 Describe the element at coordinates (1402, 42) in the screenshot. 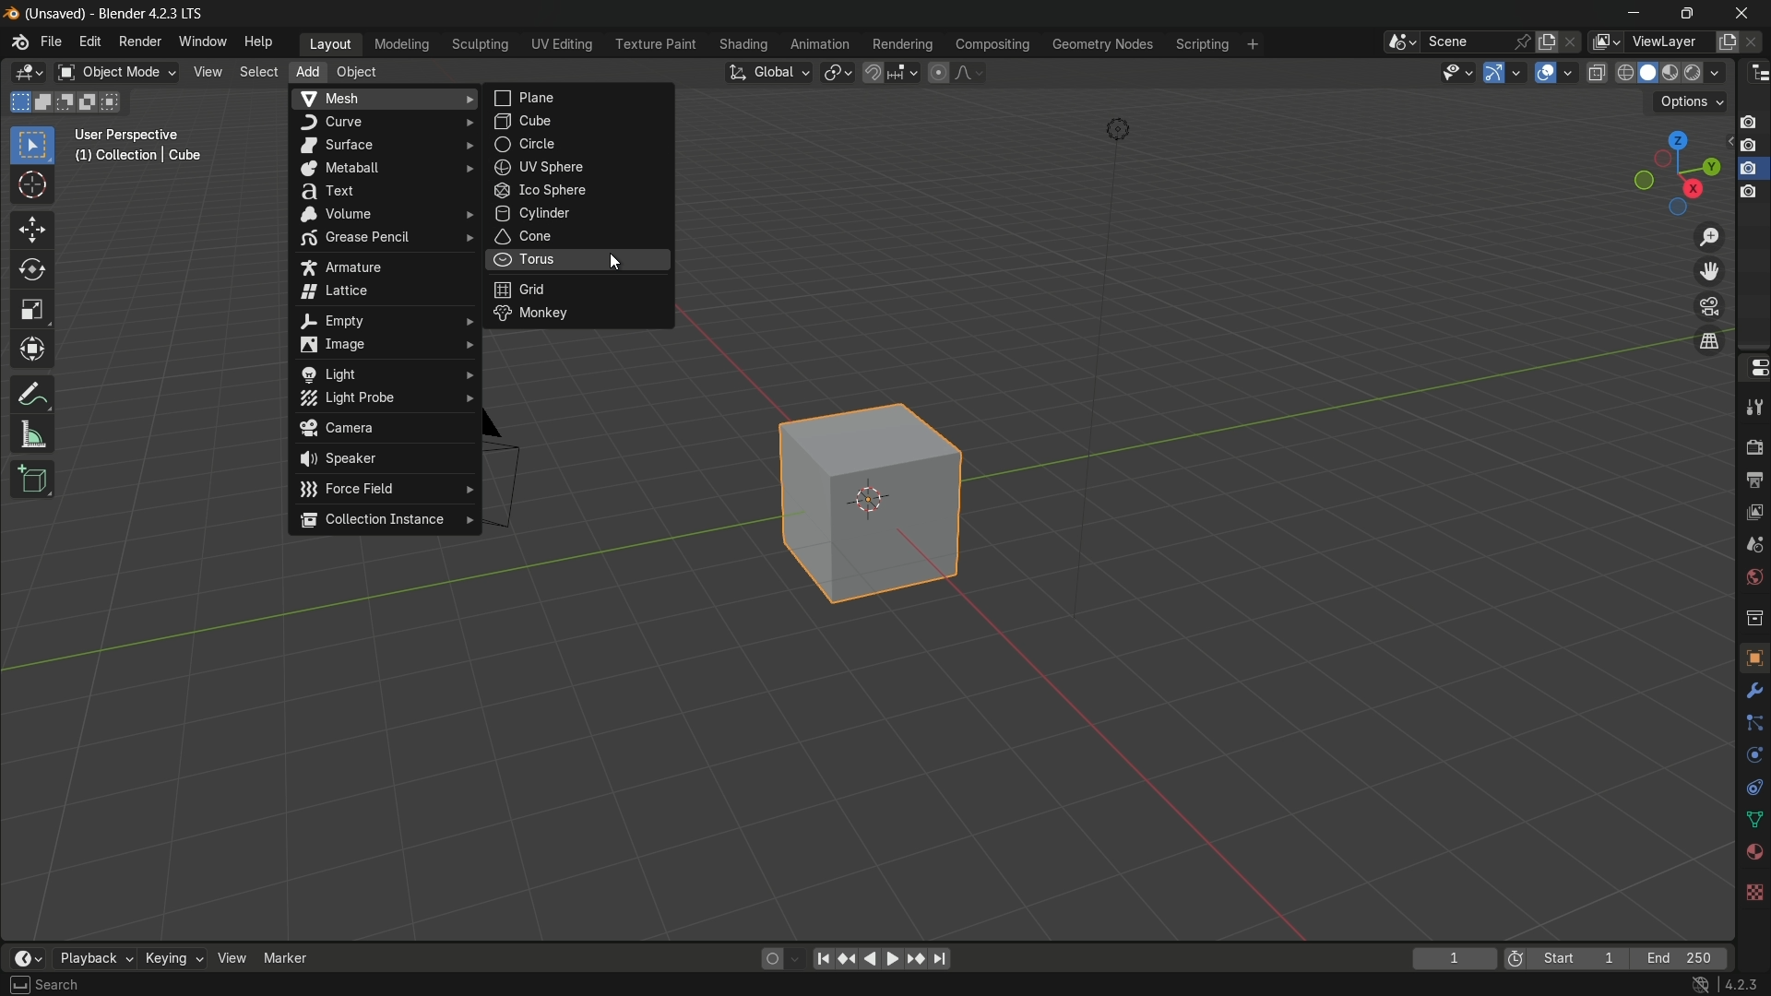

I see `browse scenes` at that location.